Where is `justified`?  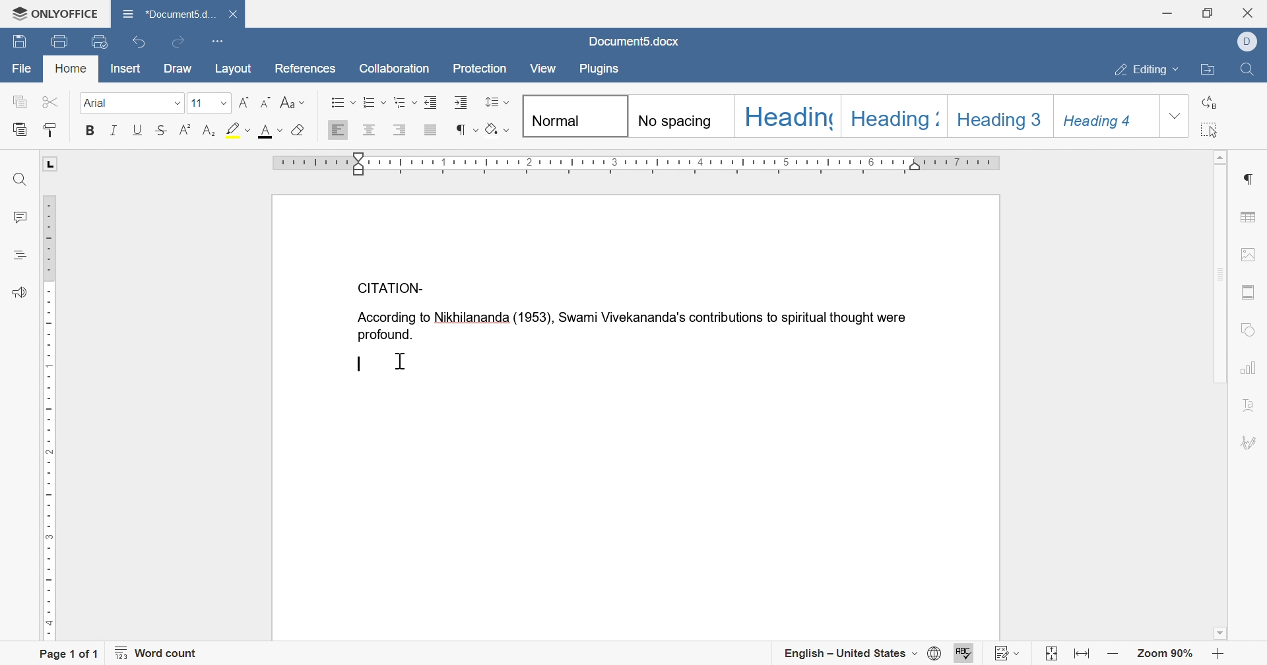
justified is located at coordinates (430, 129).